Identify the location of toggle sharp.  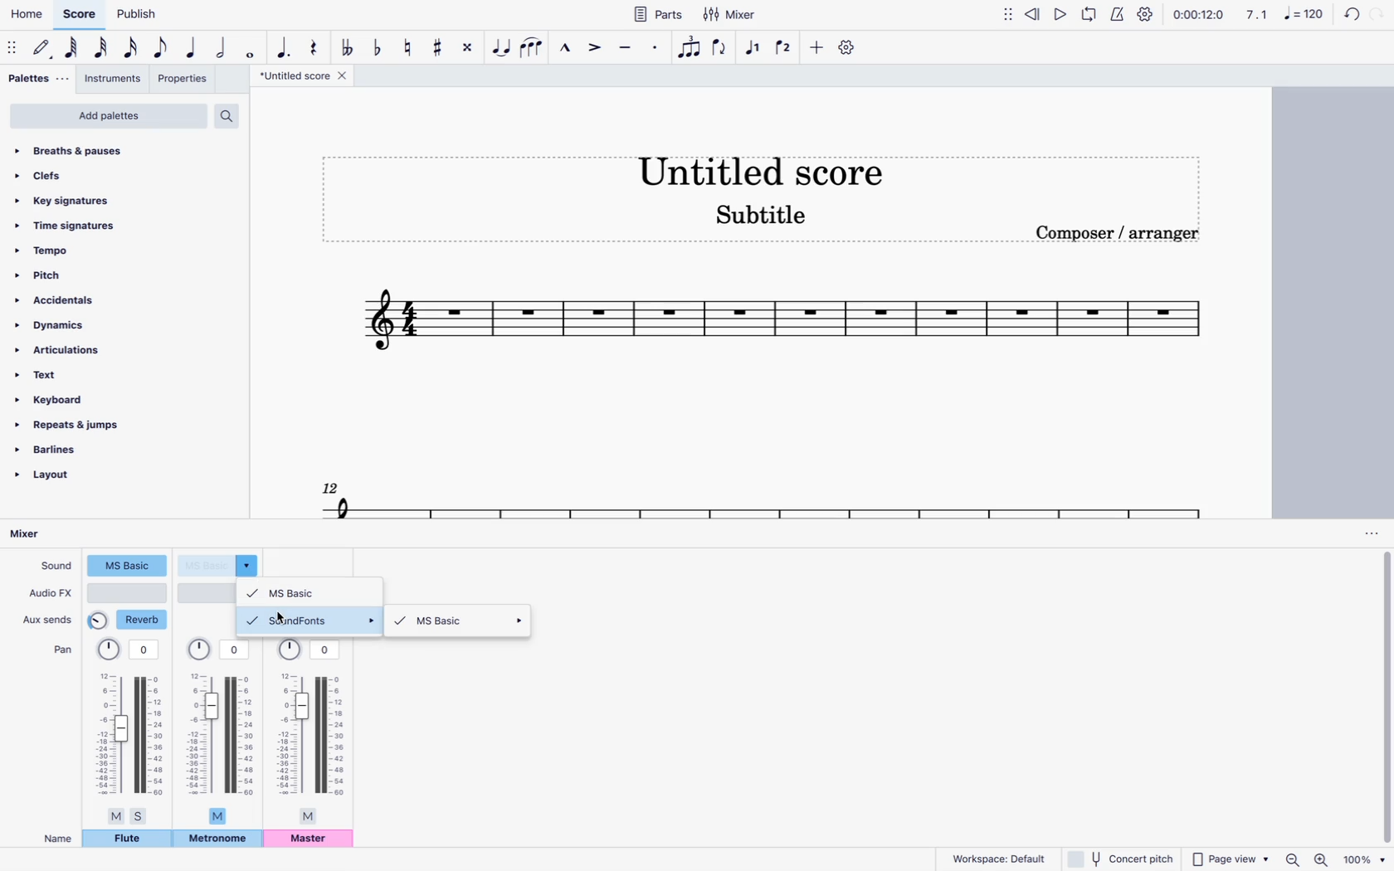
(440, 50).